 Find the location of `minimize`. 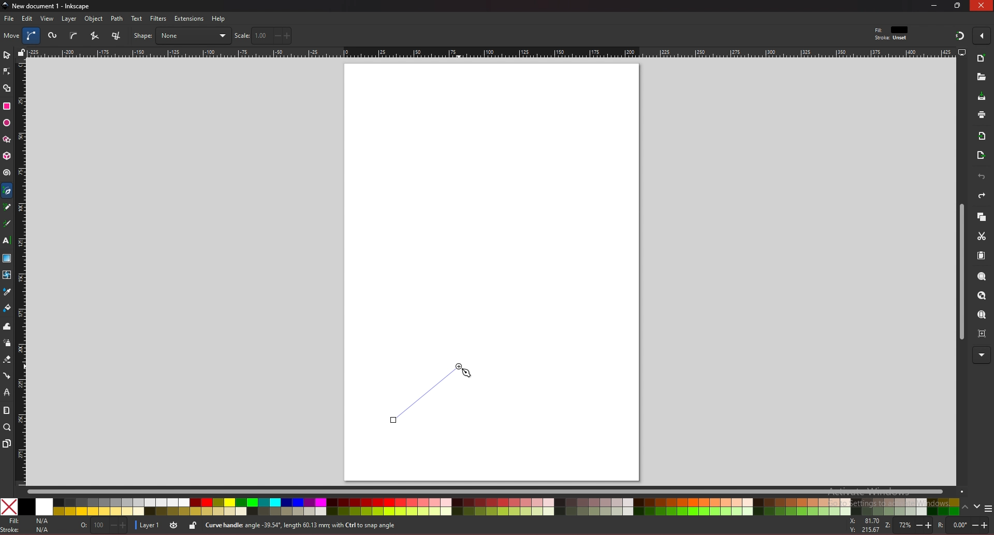

minimize is located at coordinates (934, 5).